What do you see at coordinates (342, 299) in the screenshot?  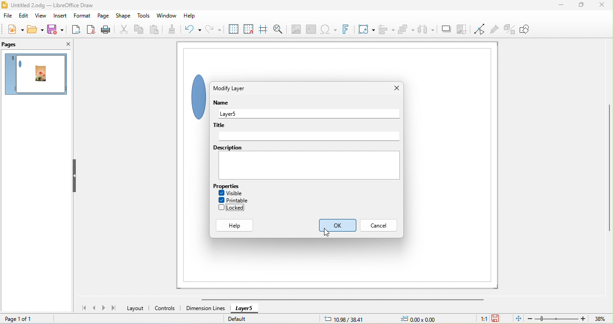 I see `horizontal scroll bar` at bounding box center [342, 299].